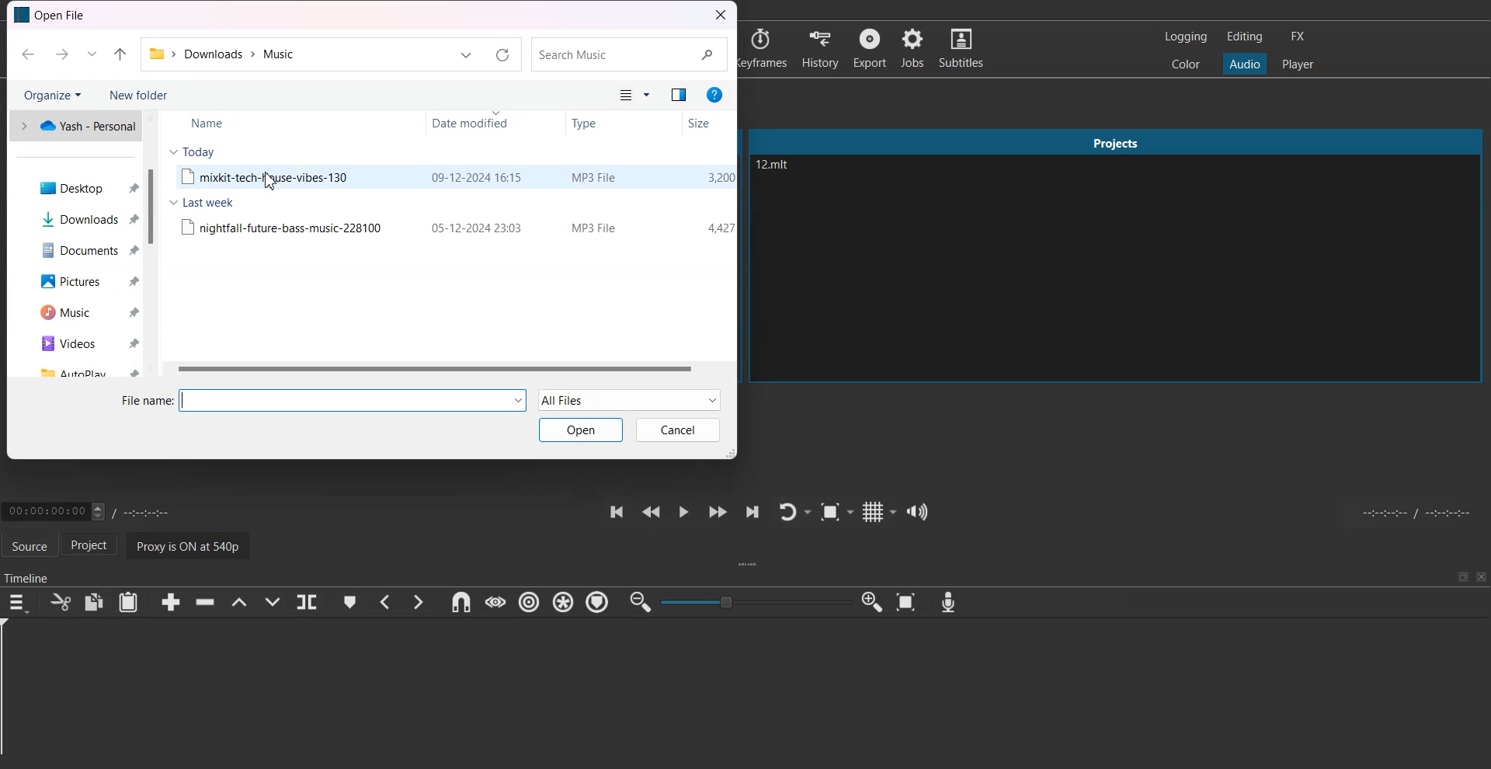 The height and width of the screenshot is (769, 1491). I want to click on New Folder, so click(138, 95).